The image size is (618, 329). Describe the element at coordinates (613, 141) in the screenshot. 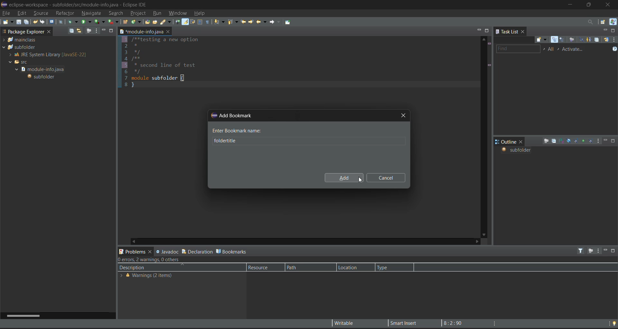

I see `maximize` at that location.